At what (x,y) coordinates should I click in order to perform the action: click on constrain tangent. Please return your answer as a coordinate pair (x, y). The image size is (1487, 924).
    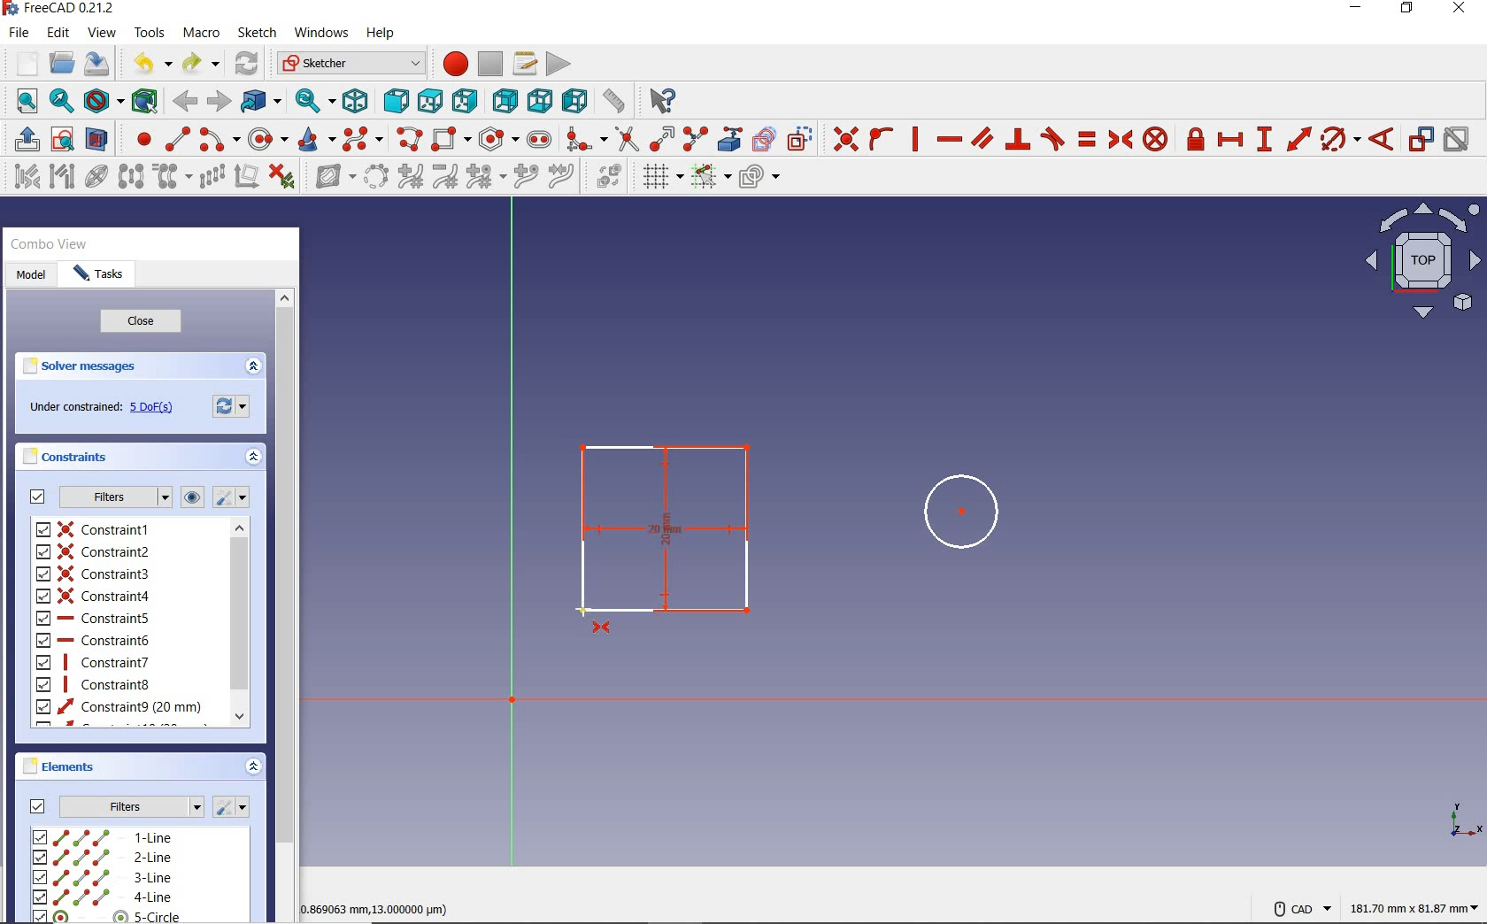
    Looking at the image, I should click on (1052, 139).